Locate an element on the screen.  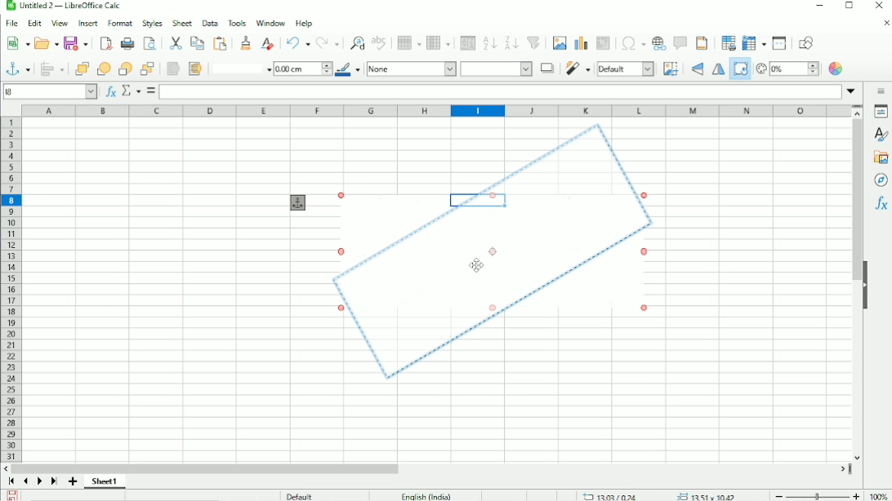
Headers and footers is located at coordinates (702, 42).